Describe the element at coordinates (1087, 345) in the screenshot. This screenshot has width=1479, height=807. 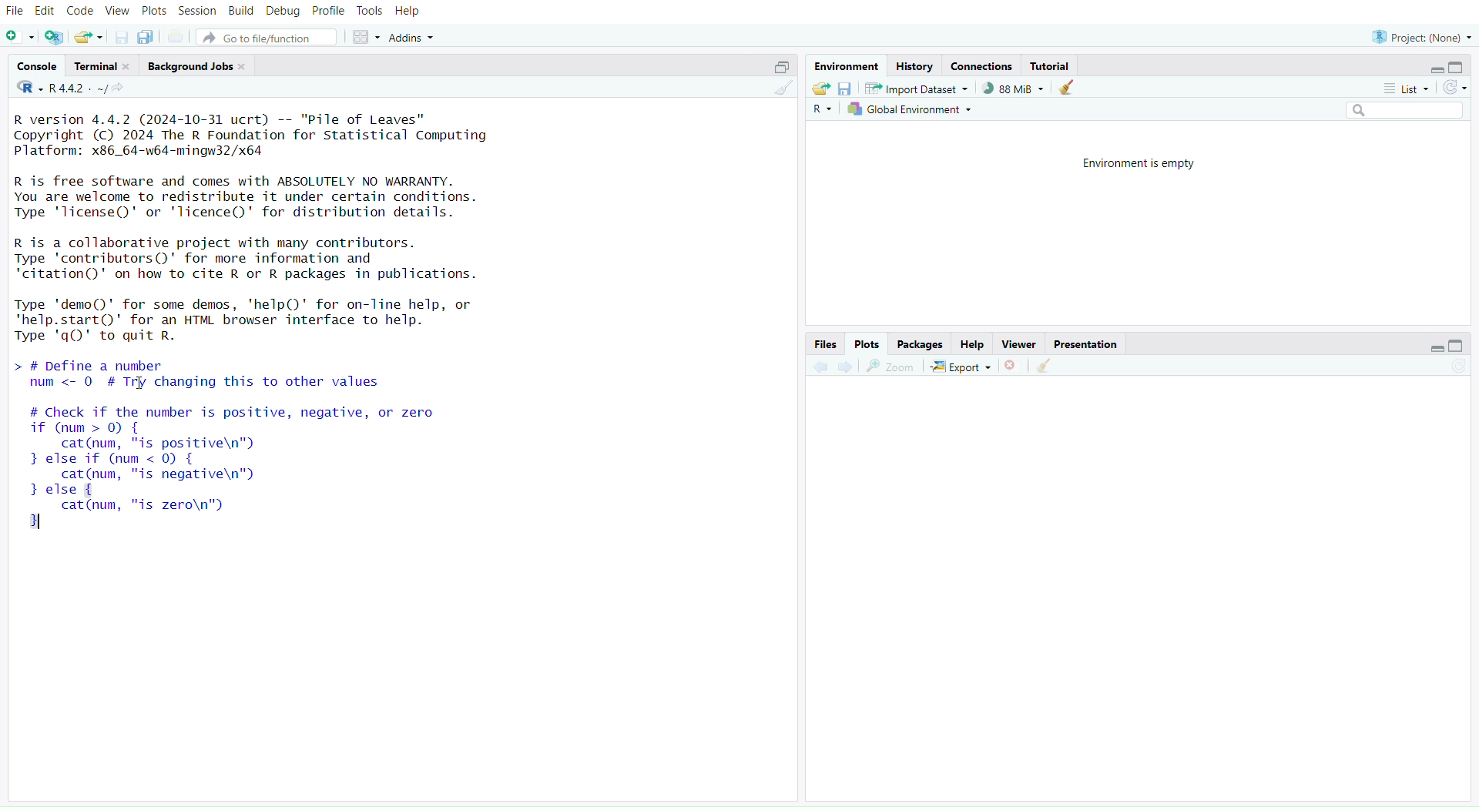
I see `presentation` at that location.